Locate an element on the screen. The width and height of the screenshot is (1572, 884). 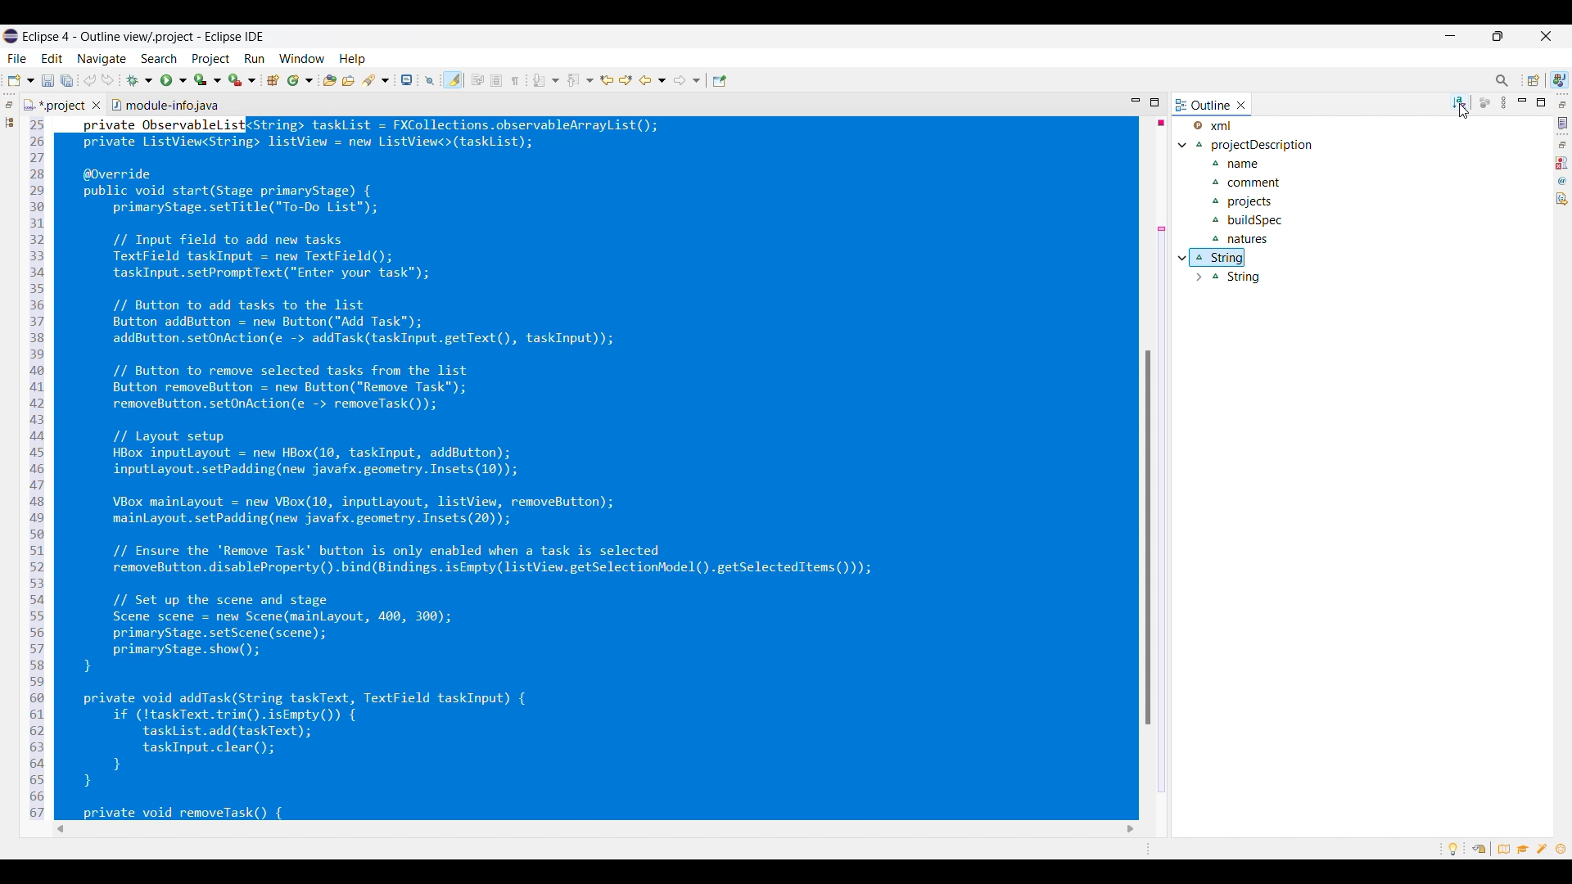
Show whitespace characters is located at coordinates (515, 81).